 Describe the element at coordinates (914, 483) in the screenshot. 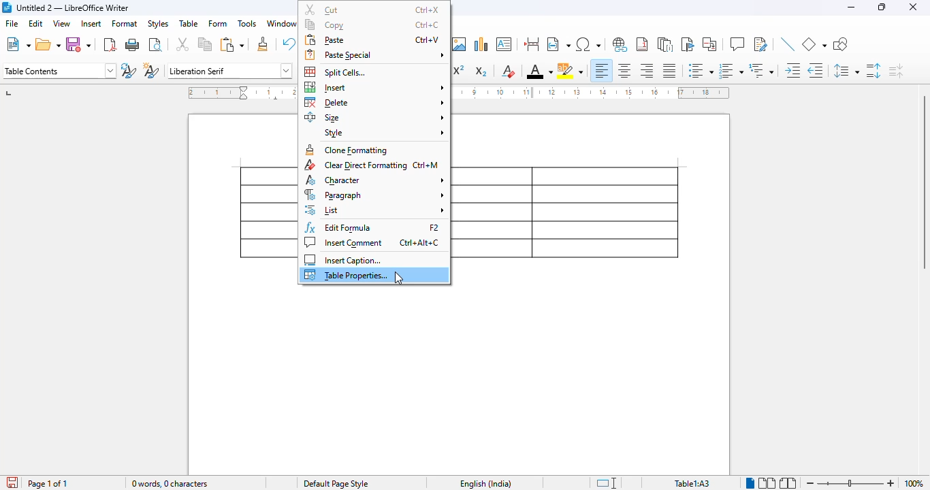

I see `zoom factor` at that location.